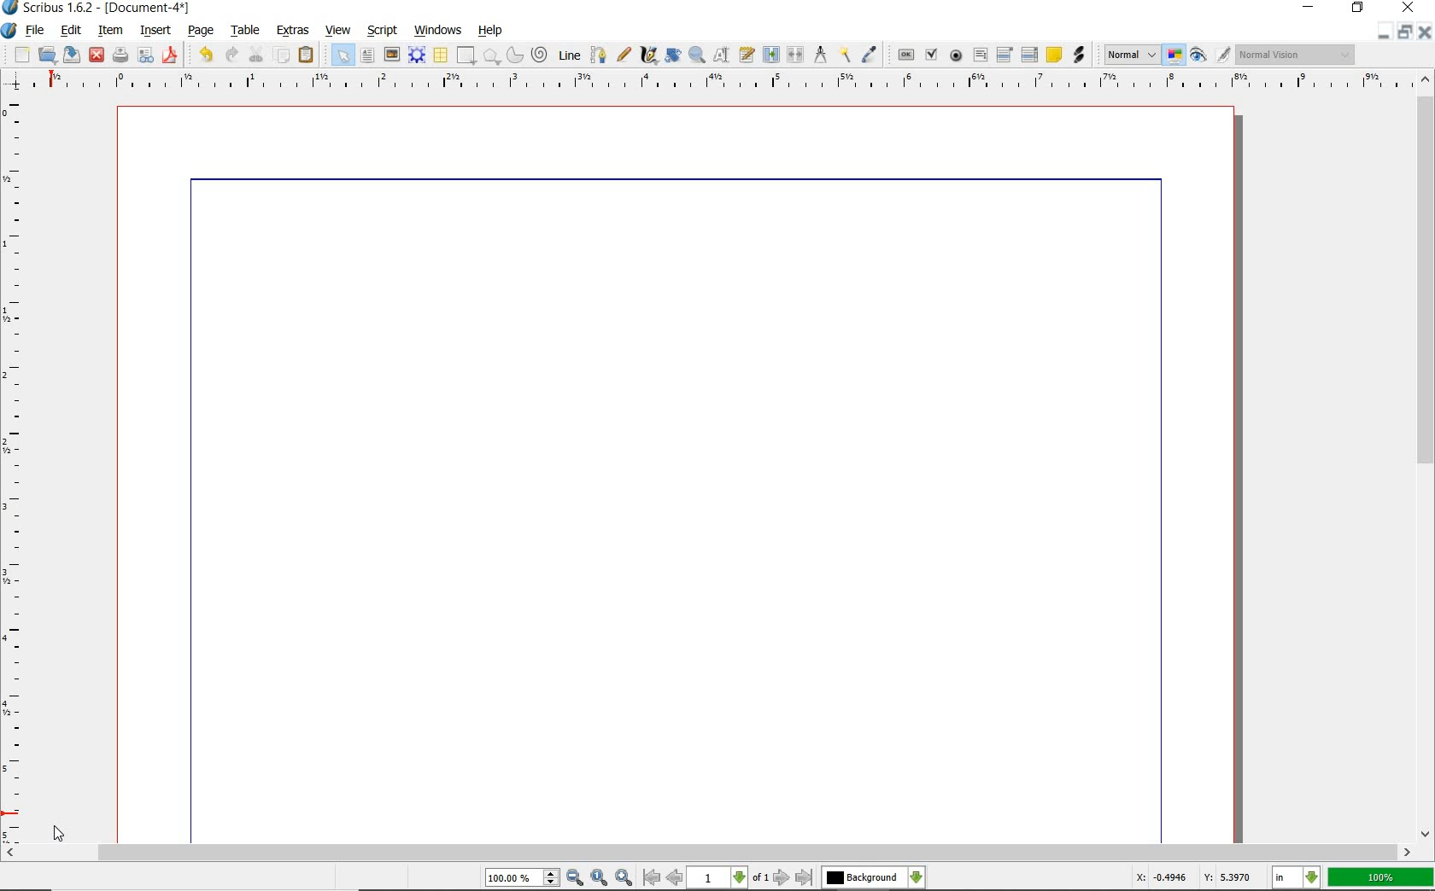 This screenshot has height=891, width=1435. What do you see at coordinates (294, 31) in the screenshot?
I see `extras` at bounding box center [294, 31].